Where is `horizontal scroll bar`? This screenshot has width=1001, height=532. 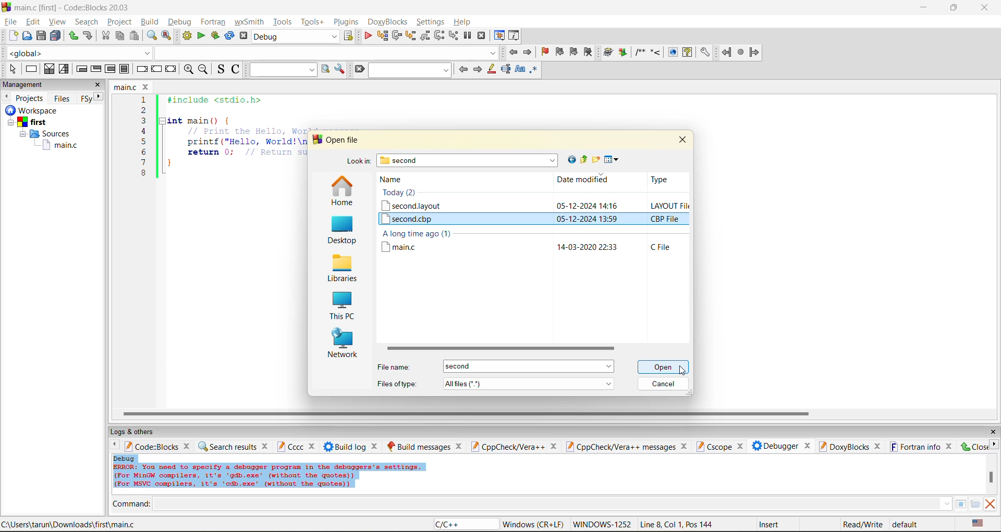 horizontal scroll bar is located at coordinates (466, 414).